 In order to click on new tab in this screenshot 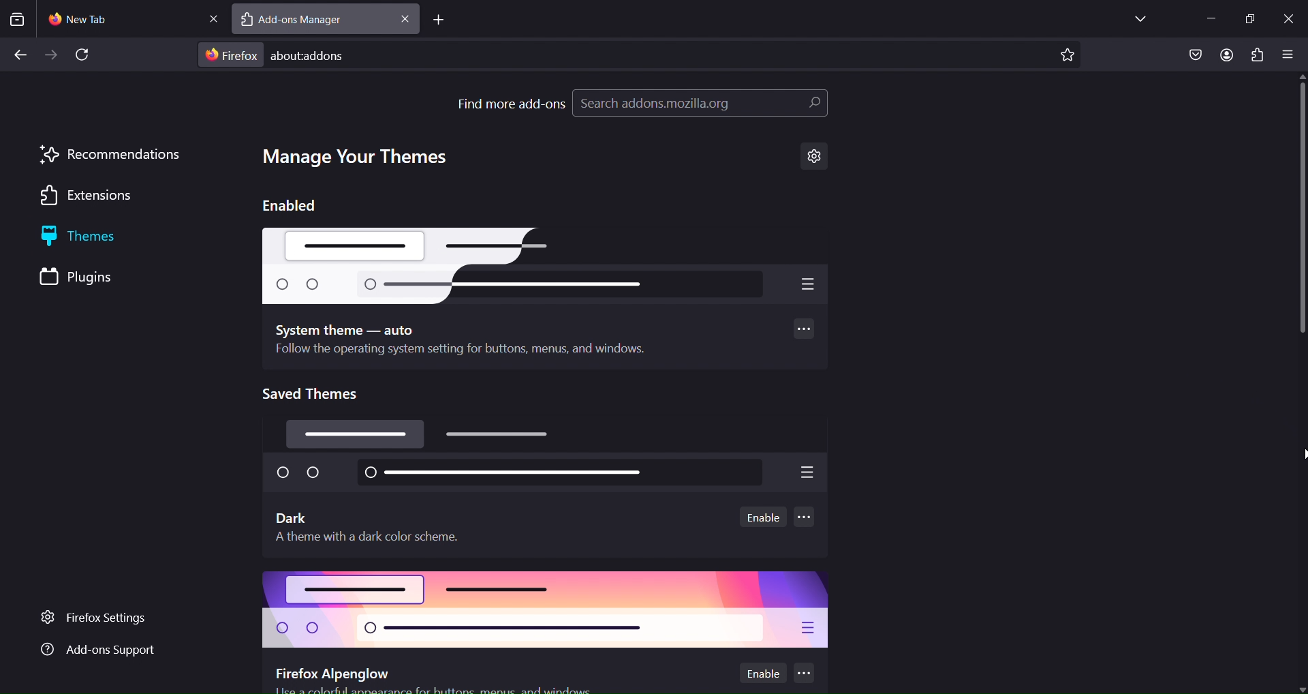, I will do `click(438, 21)`.